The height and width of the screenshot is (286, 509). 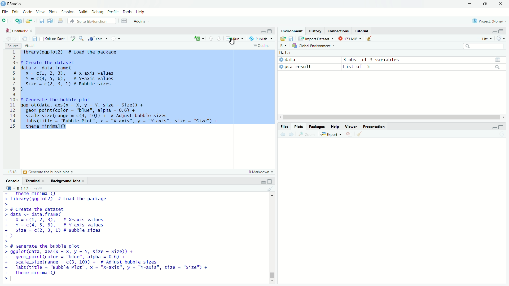 I want to click on outline, so click(x=262, y=46).